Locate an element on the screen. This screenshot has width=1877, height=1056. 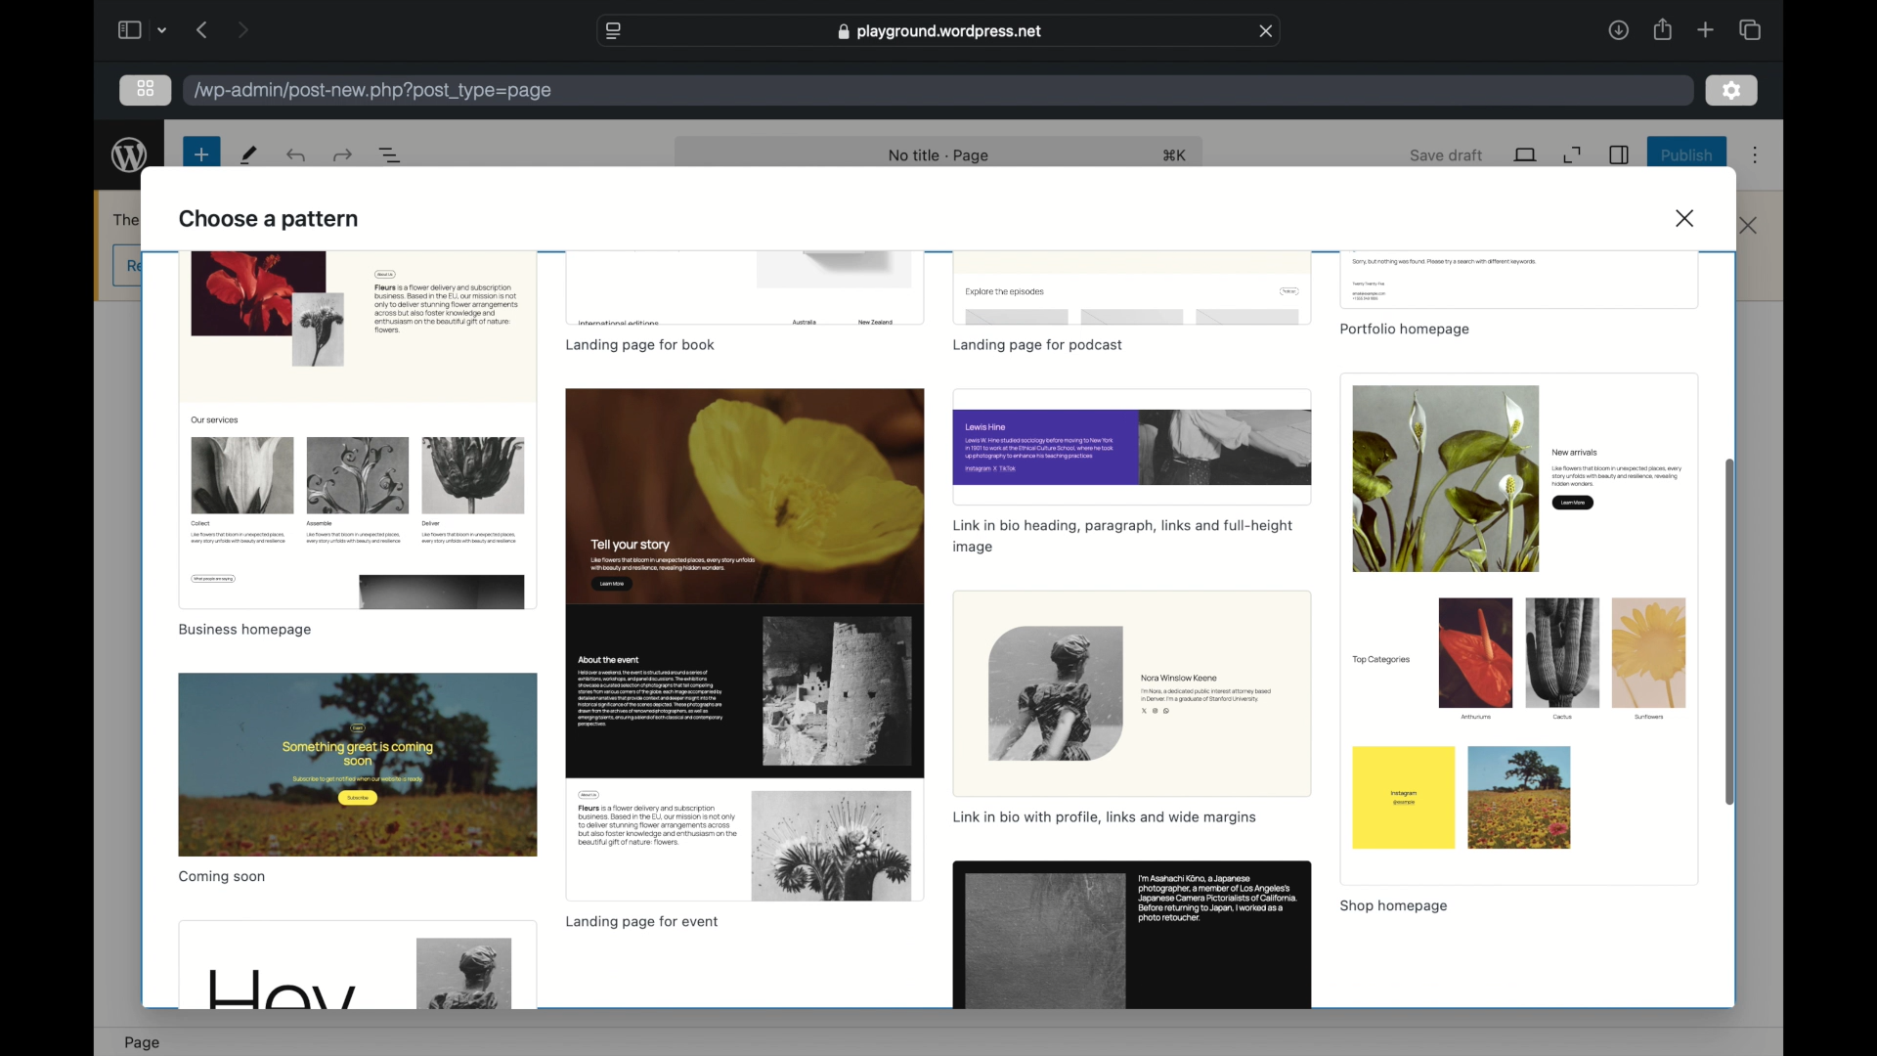
preview is located at coordinates (1517, 629).